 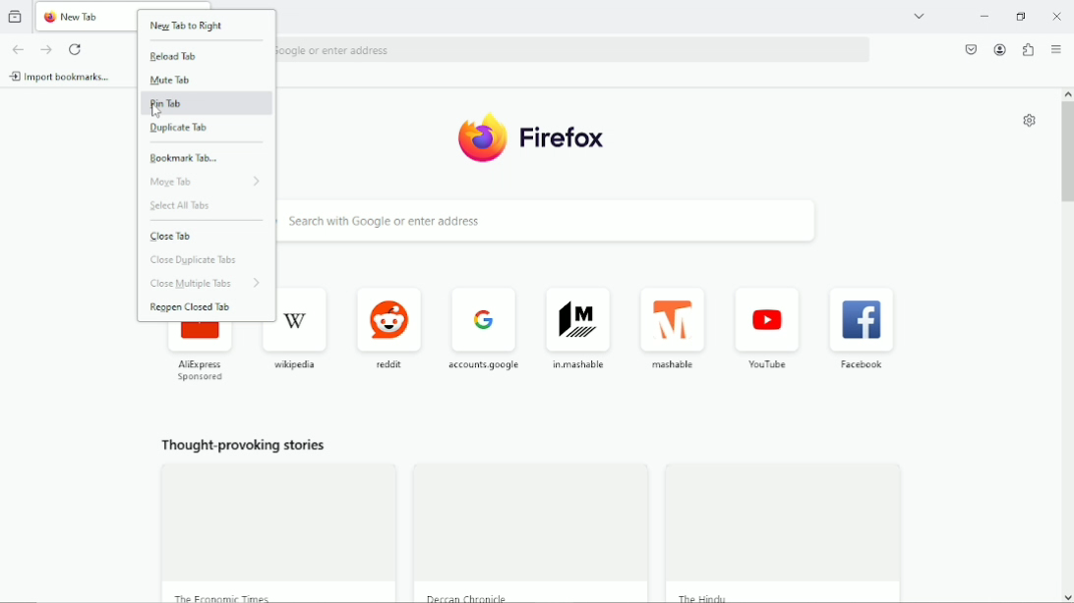 I want to click on The hindu, so click(x=710, y=596).